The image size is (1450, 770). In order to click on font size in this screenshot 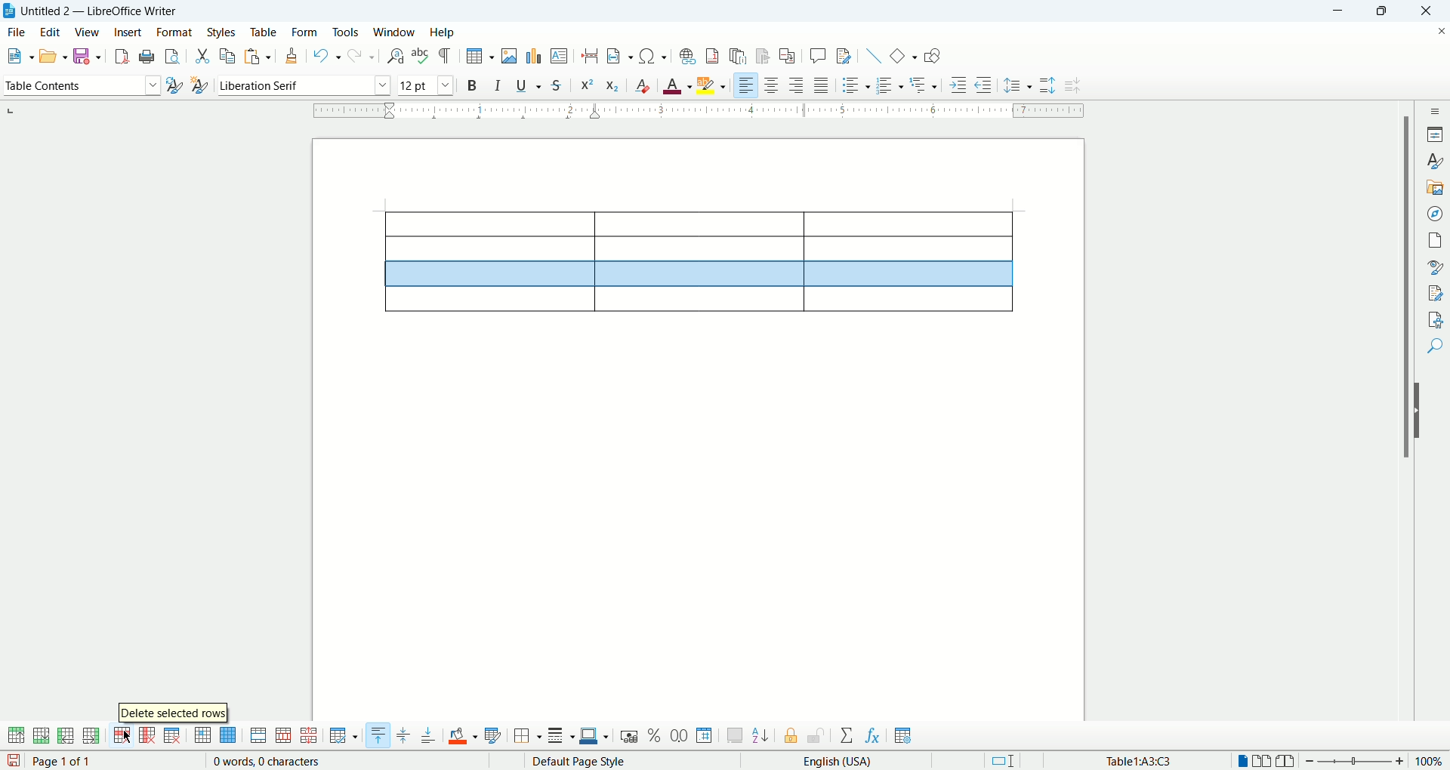, I will do `click(427, 84)`.